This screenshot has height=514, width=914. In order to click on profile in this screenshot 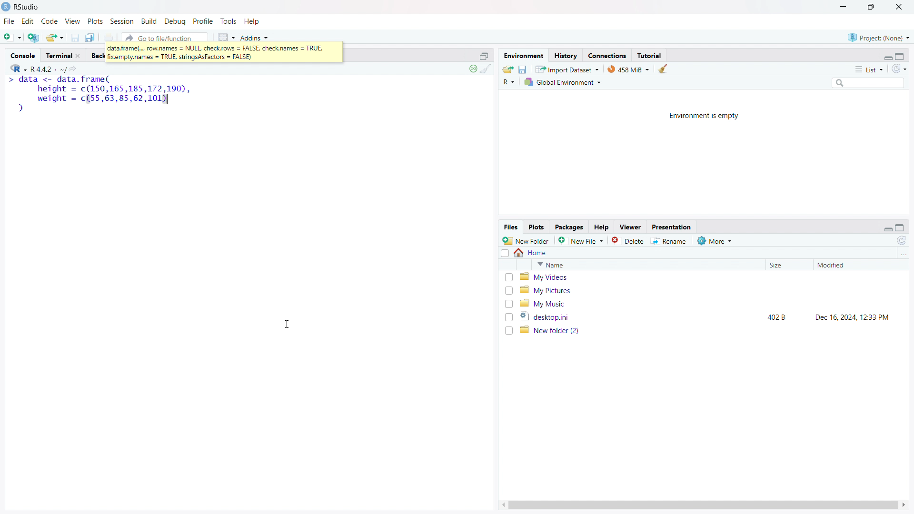, I will do `click(203, 21)`.